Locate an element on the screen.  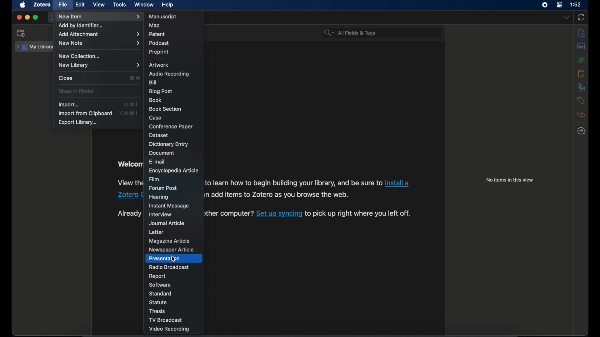
View the is located at coordinates (130, 182).